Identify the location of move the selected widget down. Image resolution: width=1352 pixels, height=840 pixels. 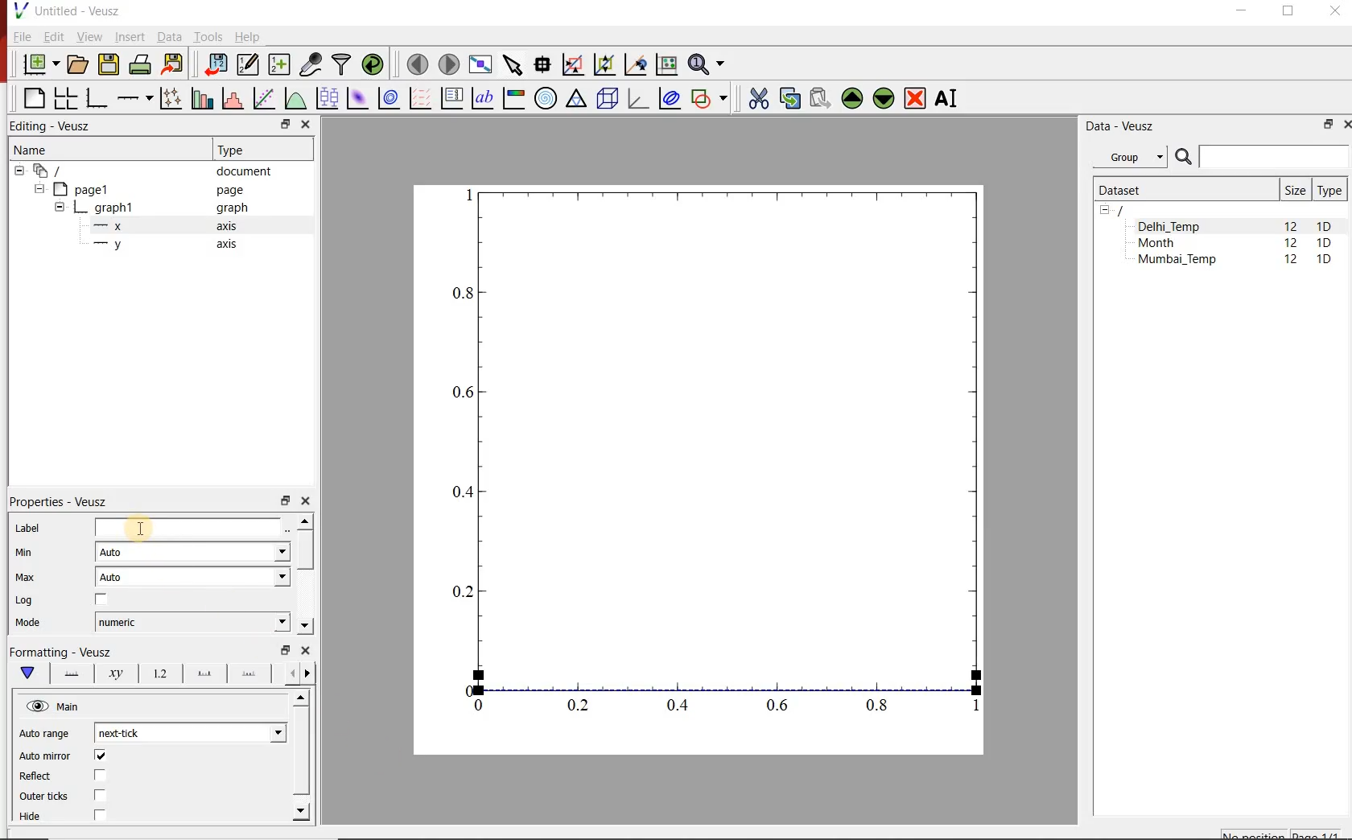
(884, 99).